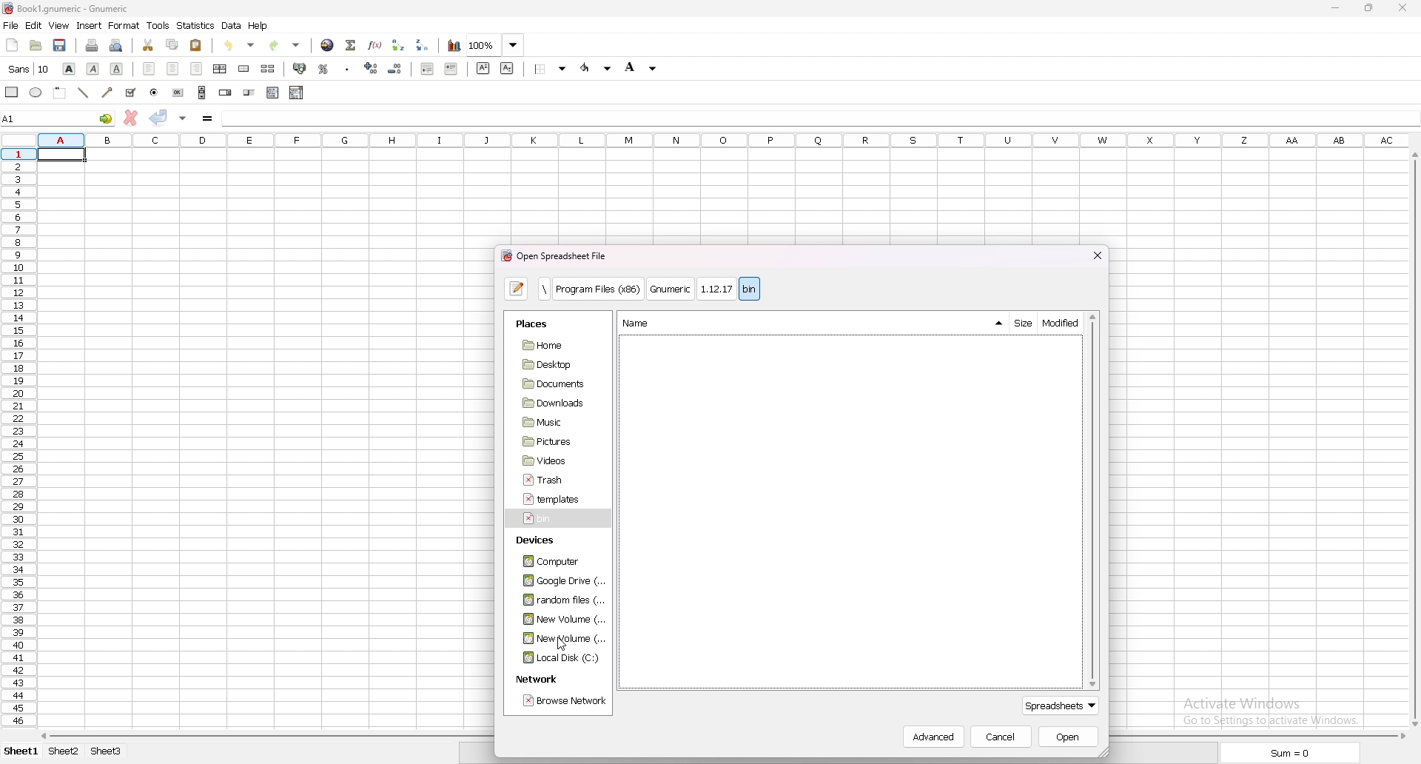 The height and width of the screenshot is (764, 1421). I want to click on music, so click(550, 422).